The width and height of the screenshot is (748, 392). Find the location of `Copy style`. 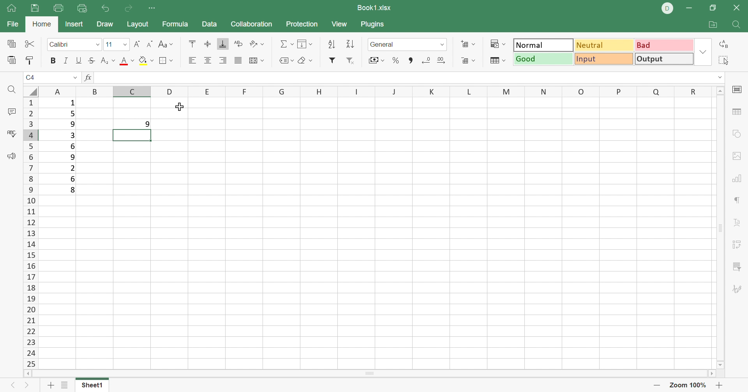

Copy style is located at coordinates (30, 59).